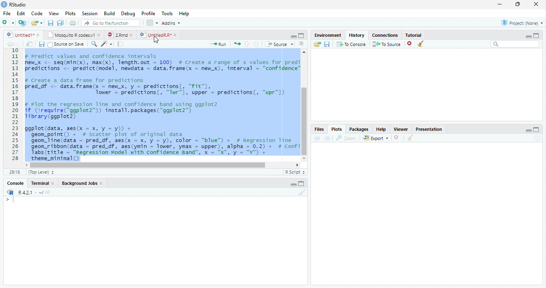  What do you see at coordinates (73, 23) in the screenshot?
I see `Print` at bounding box center [73, 23].